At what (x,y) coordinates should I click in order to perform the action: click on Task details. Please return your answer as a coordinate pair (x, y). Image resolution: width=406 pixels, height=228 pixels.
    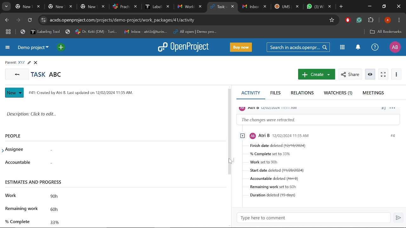
    Looking at the image, I should click on (325, 174).